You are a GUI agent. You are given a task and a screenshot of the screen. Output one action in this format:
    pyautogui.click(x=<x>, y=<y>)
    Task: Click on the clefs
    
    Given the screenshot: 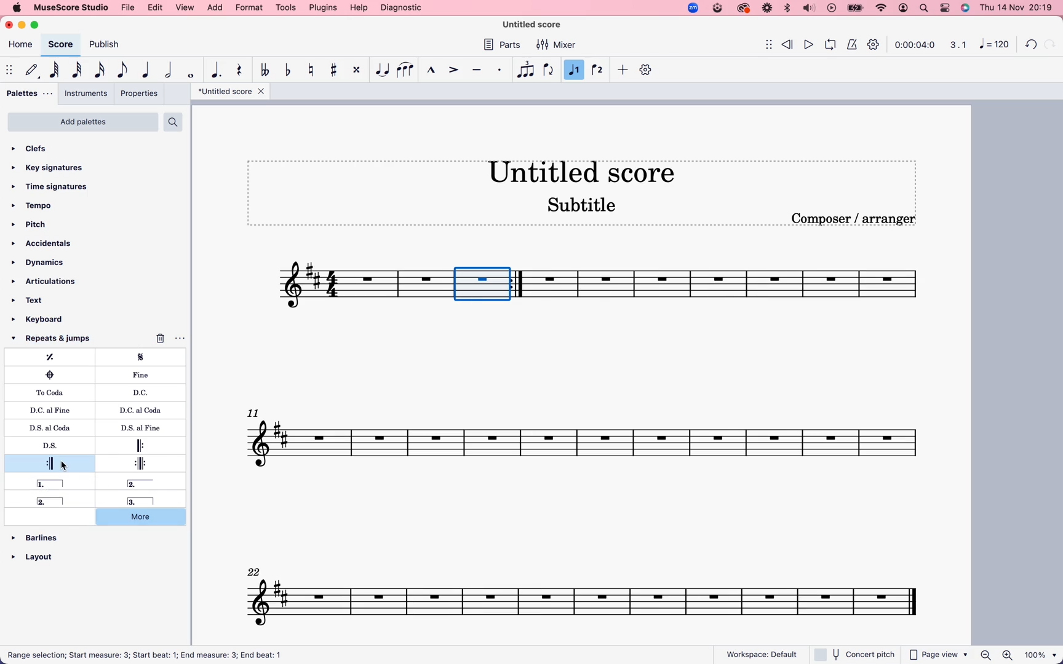 What is the action you would take?
    pyautogui.click(x=46, y=150)
    